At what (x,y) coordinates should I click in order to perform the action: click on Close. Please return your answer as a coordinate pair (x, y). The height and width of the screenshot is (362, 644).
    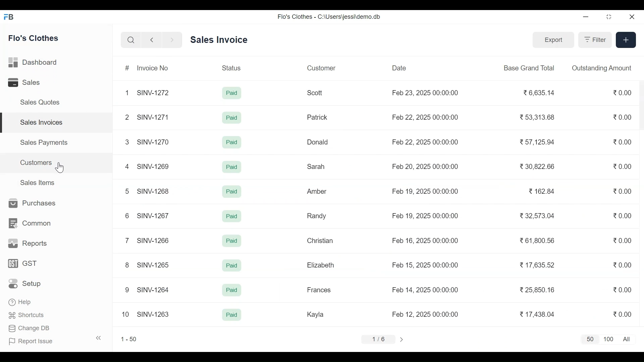
    Looking at the image, I should click on (631, 16).